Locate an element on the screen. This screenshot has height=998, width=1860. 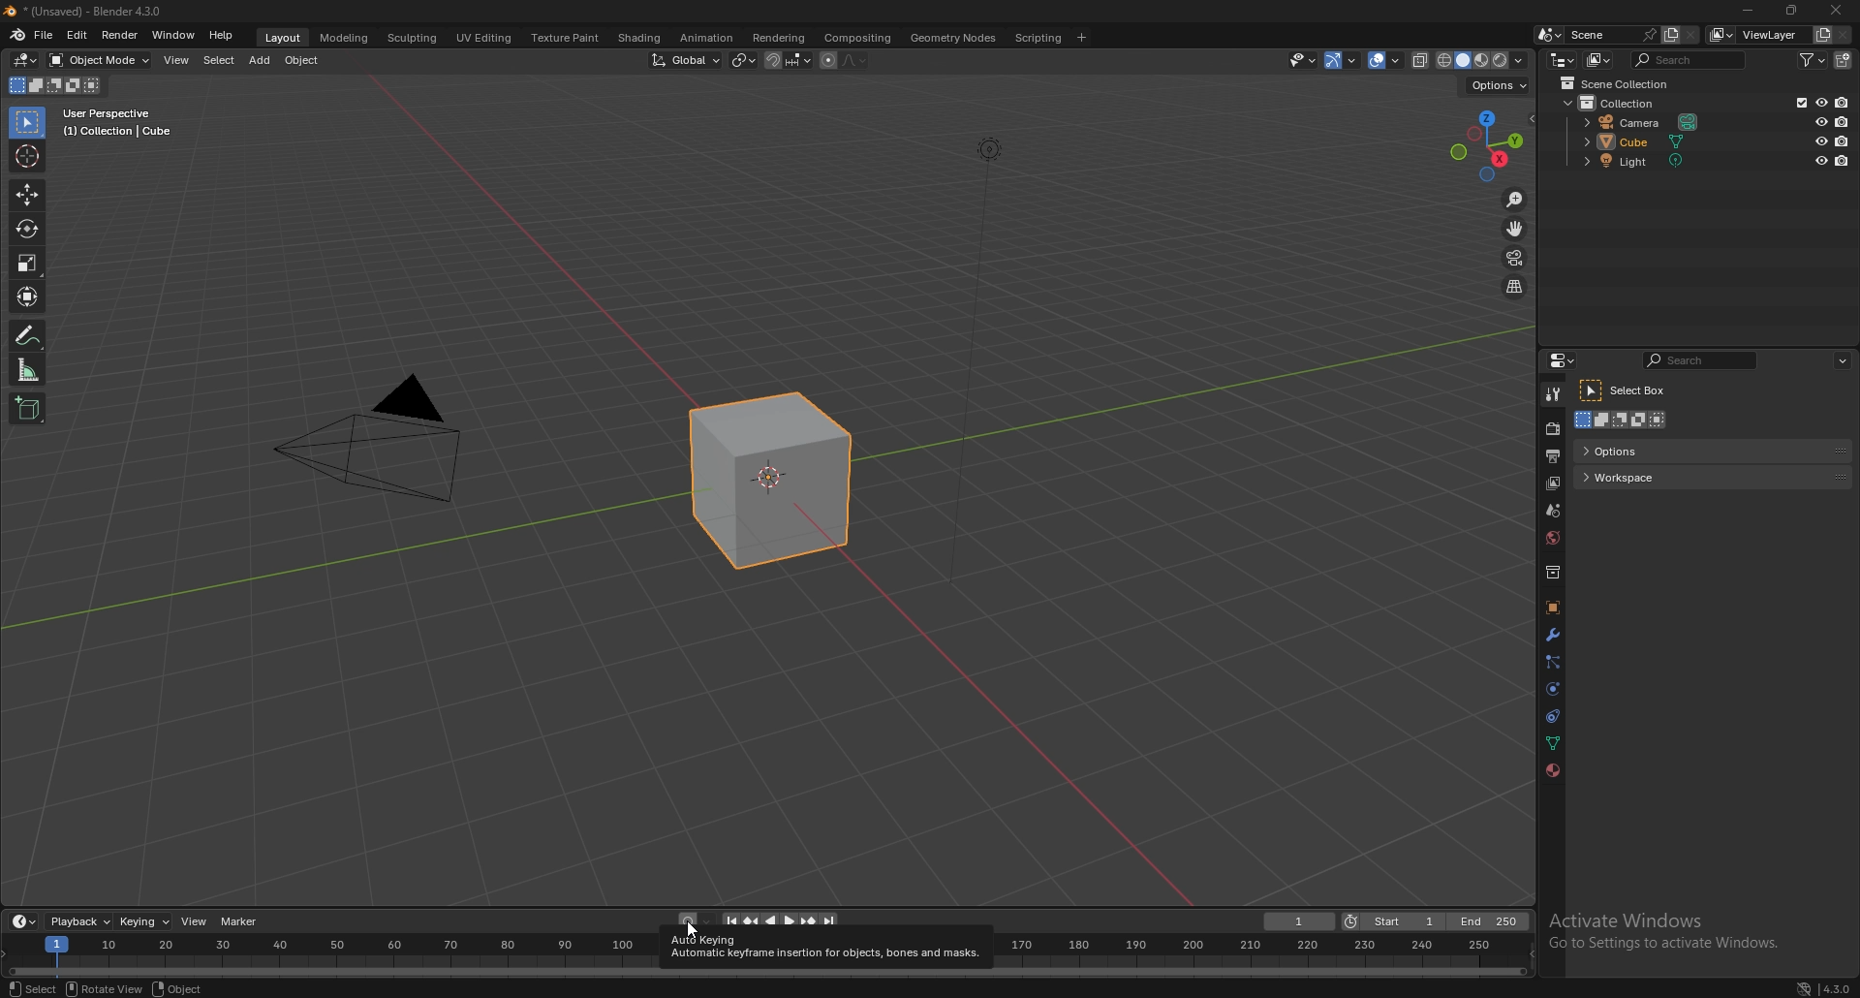
cube is located at coordinates (1647, 140).